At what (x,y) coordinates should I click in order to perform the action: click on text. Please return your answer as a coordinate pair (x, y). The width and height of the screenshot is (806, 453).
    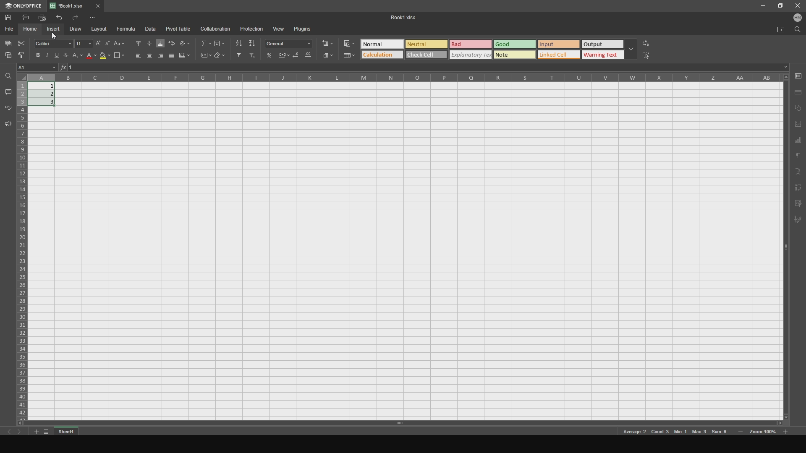
    Looking at the image, I should click on (798, 157).